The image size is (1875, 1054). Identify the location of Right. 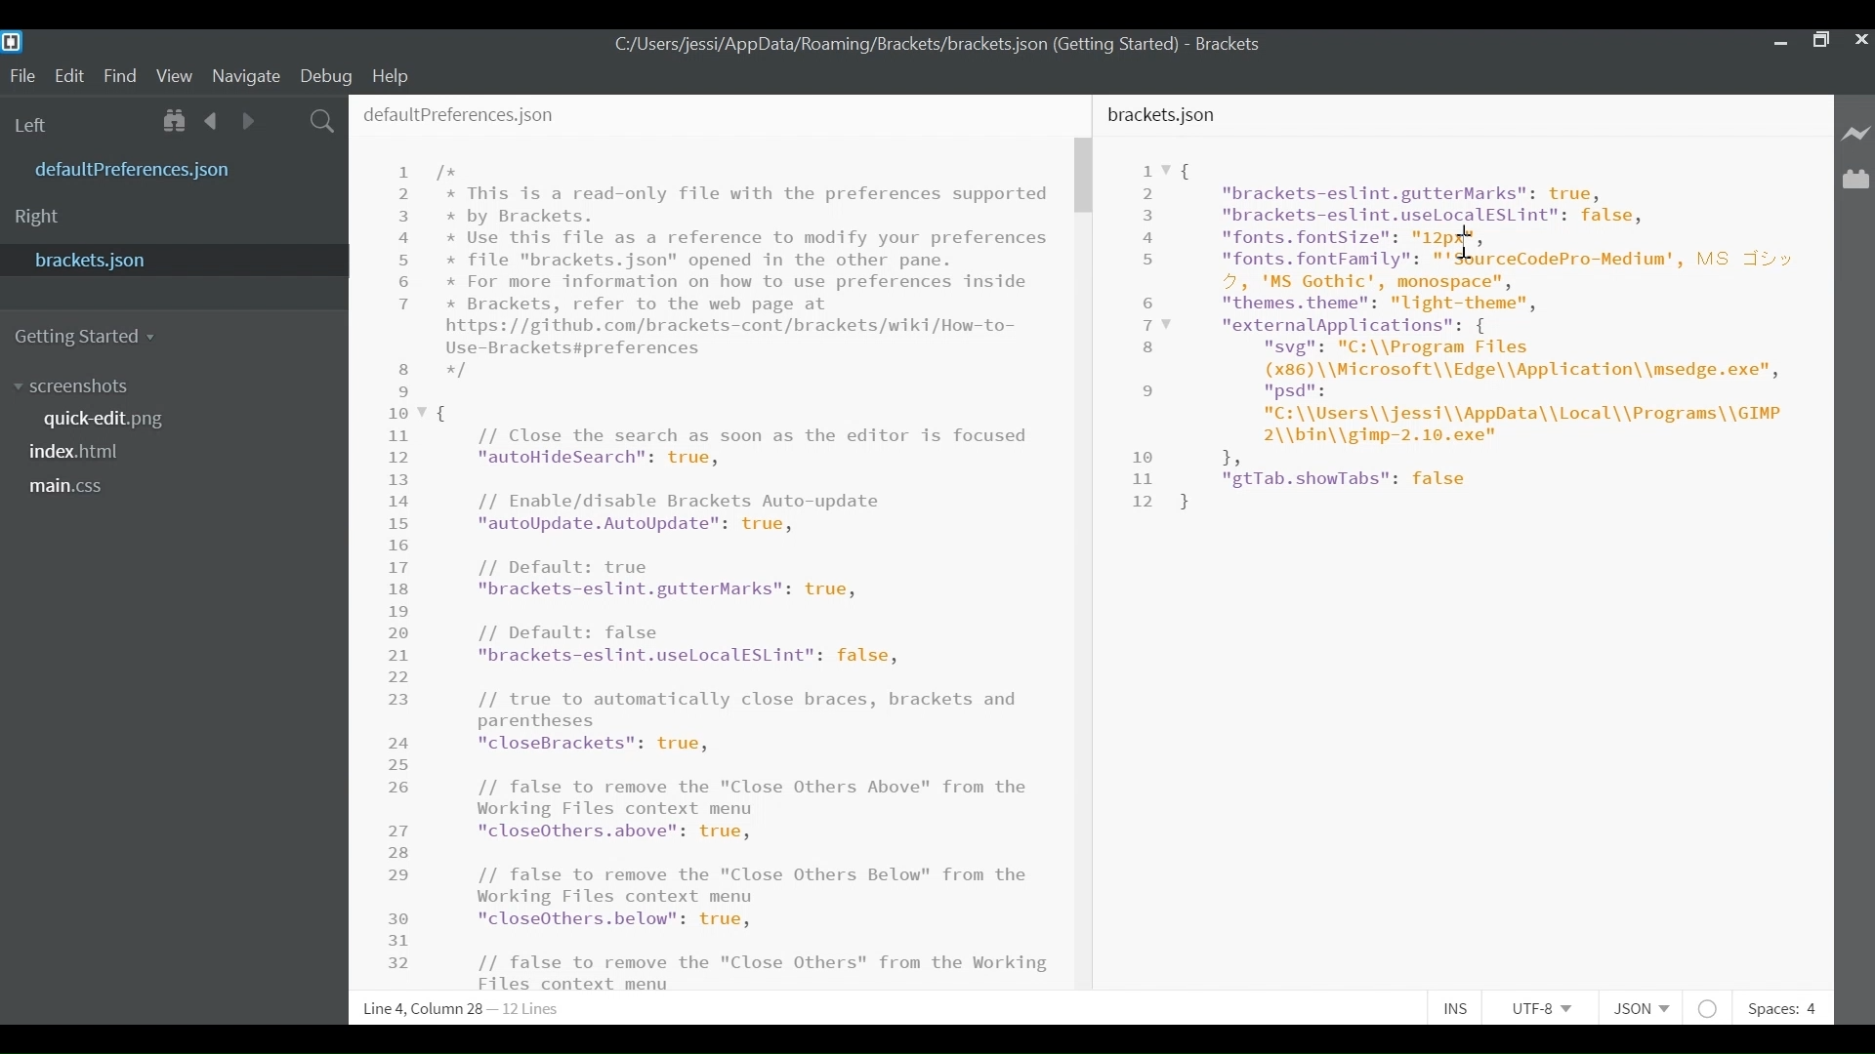
(38, 217).